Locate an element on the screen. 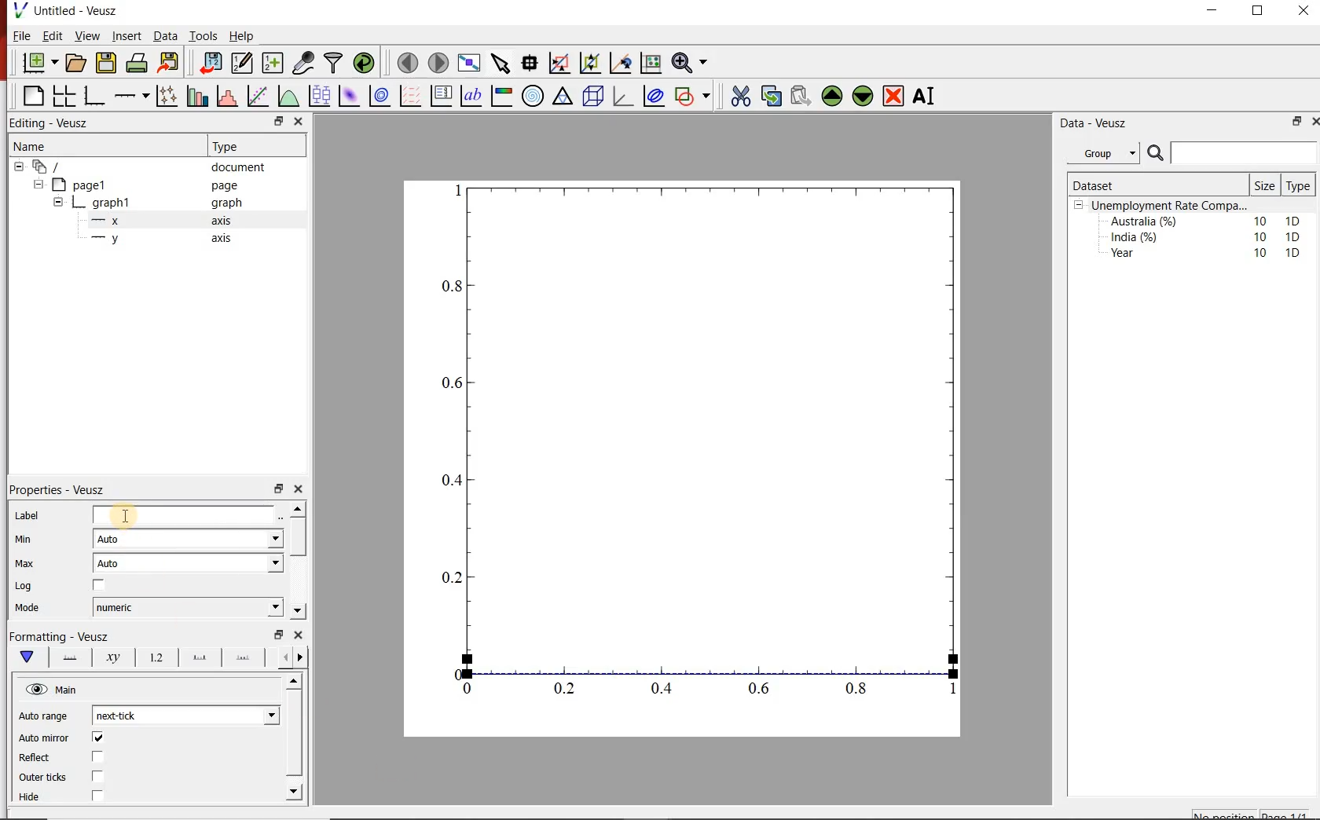  ‘document is located at coordinates (147, 166).